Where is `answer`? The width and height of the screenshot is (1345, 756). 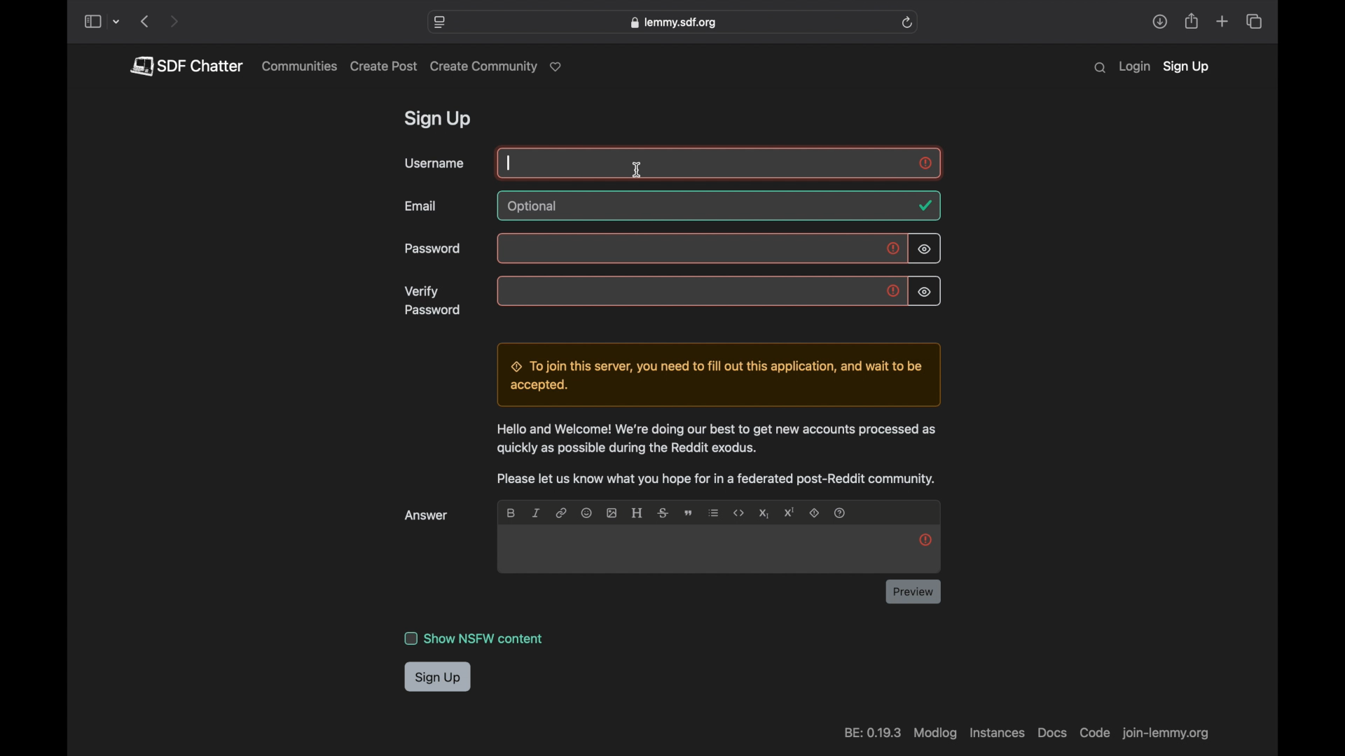
answer is located at coordinates (428, 515).